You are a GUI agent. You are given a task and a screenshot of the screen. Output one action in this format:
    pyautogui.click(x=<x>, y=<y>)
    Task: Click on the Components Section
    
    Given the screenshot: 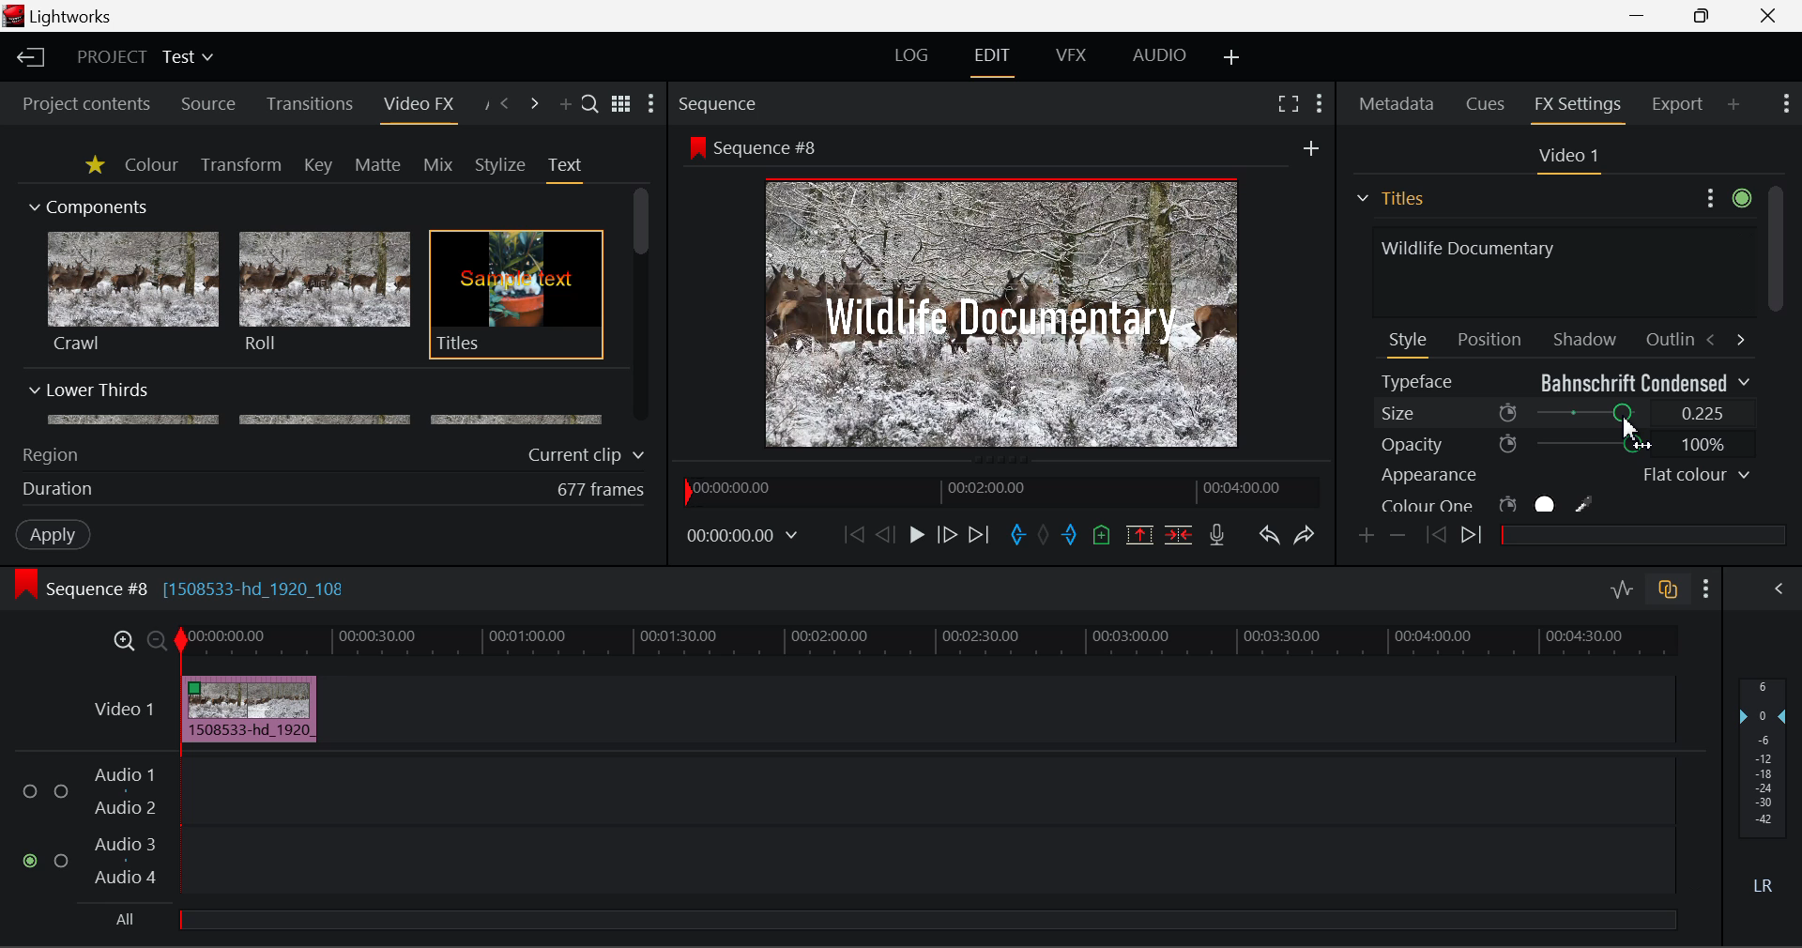 What is the action you would take?
    pyautogui.click(x=86, y=203)
    